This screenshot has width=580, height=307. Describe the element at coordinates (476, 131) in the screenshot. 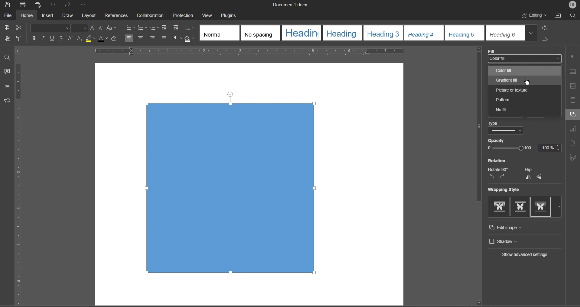

I see `Vertical scroll bar` at that location.